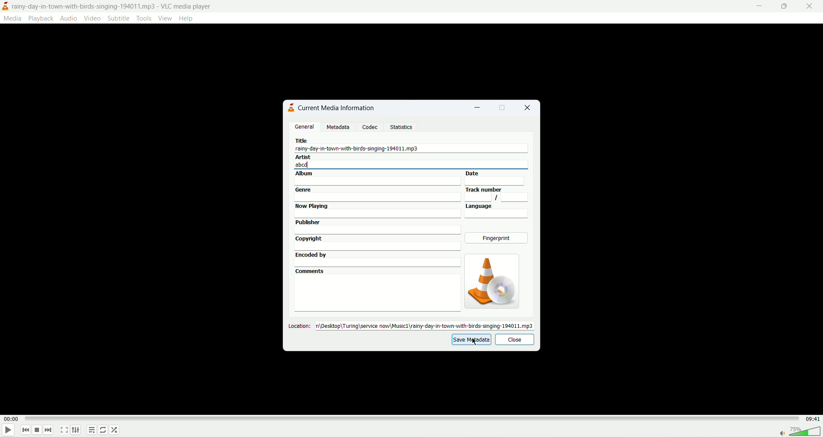 This screenshot has width=823, height=438. I want to click on date, so click(500, 178).